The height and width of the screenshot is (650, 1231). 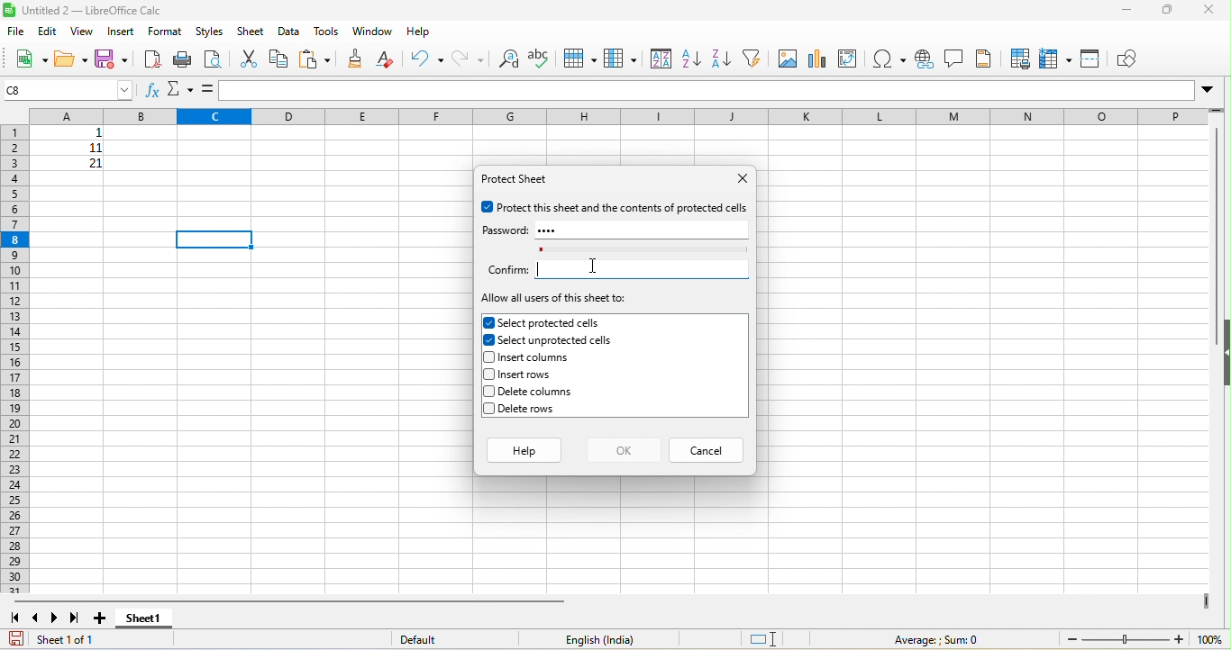 What do you see at coordinates (166, 32) in the screenshot?
I see `format` at bounding box center [166, 32].